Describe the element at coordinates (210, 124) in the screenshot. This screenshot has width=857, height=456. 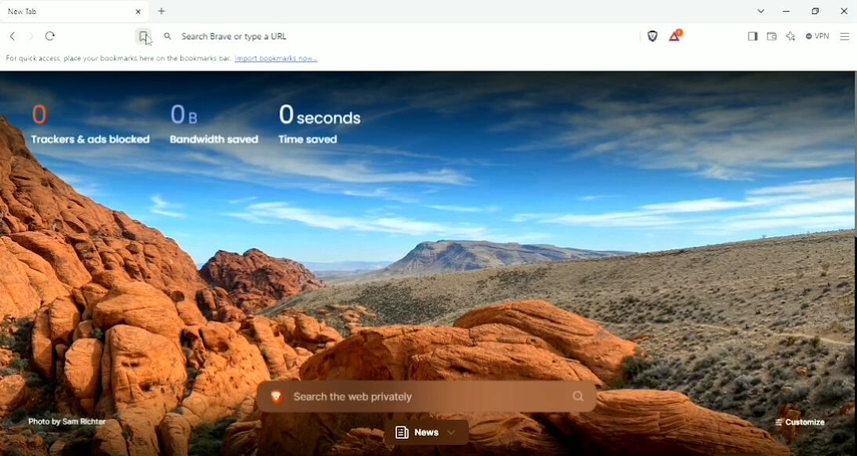
I see `0B Bandwidth saved` at that location.